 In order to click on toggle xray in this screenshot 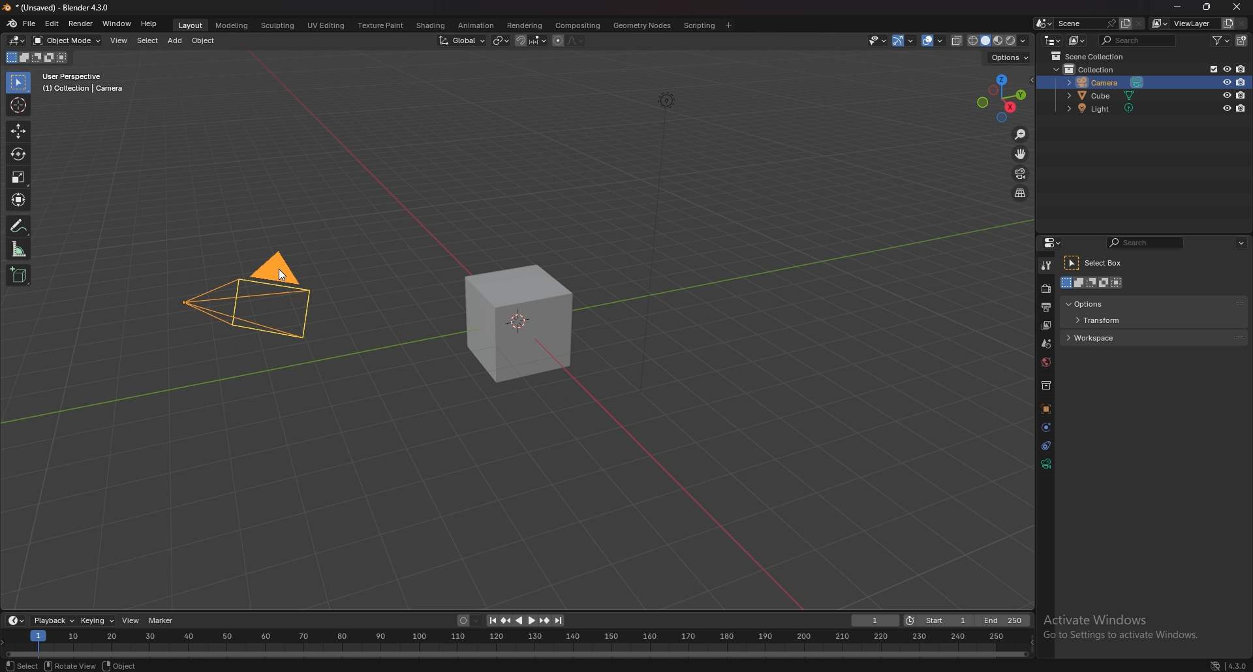, I will do `click(957, 40)`.